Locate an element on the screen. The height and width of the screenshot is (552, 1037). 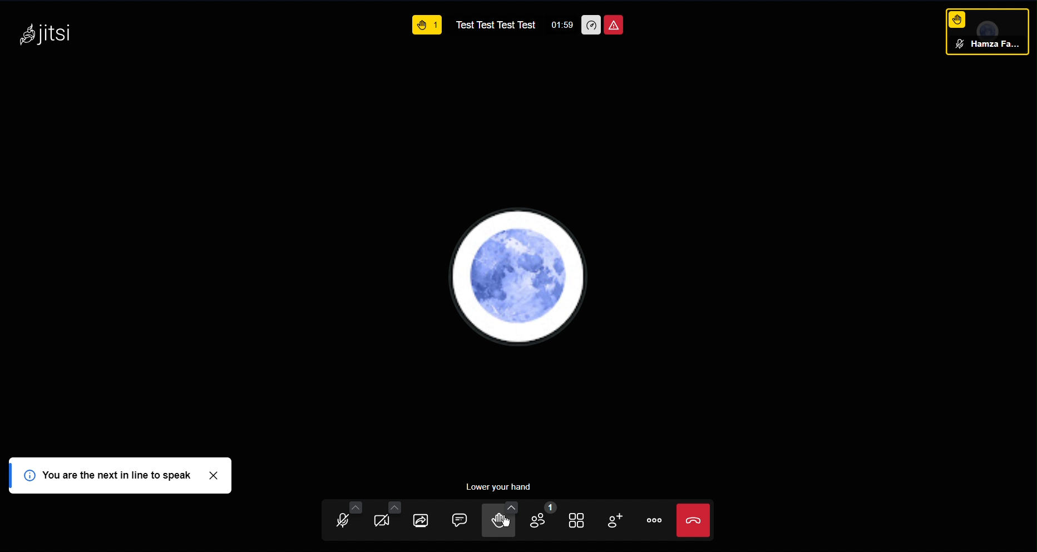
Toggle View is located at coordinates (584, 519).